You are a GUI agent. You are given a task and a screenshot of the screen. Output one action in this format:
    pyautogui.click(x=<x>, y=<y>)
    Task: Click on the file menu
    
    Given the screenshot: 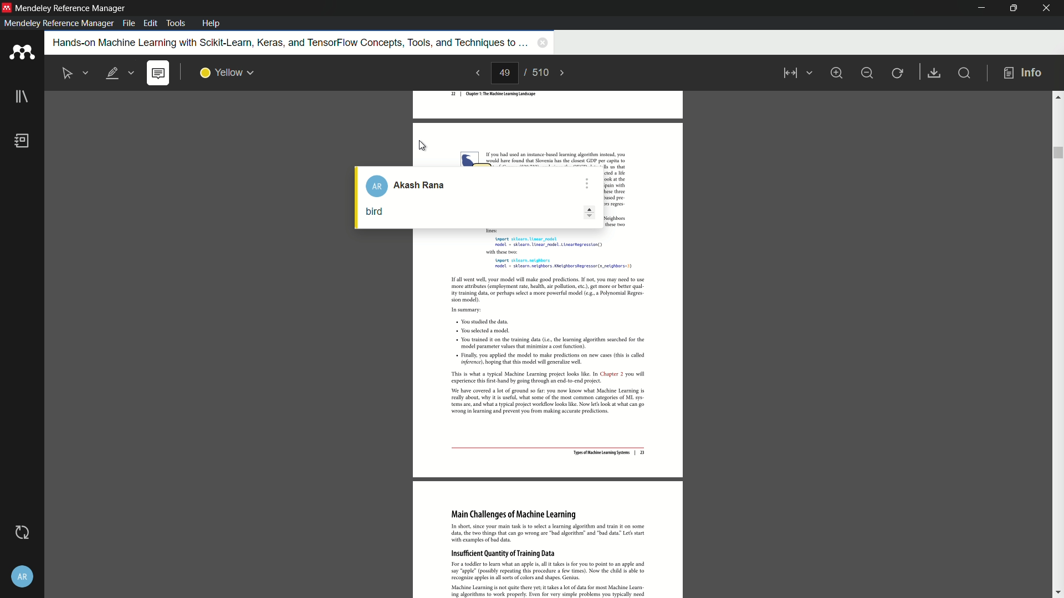 What is the action you would take?
    pyautogui.click(x=127, y=24)
    